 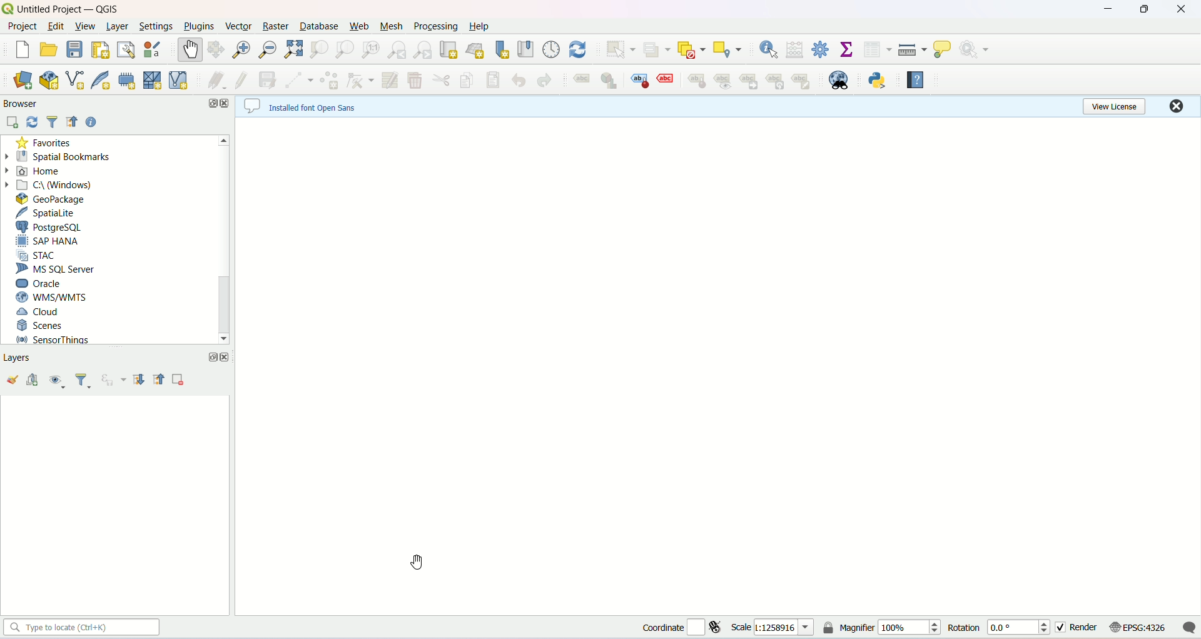 I want to click on highlight pinned labels, diagrams and callouts, so click(x=637, y=79).